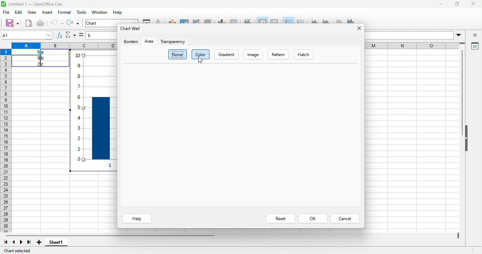 This screenshot has width=482, height=254. Describe the element at coordinates (80, 35) in the screenshot. I see `select` at that location.